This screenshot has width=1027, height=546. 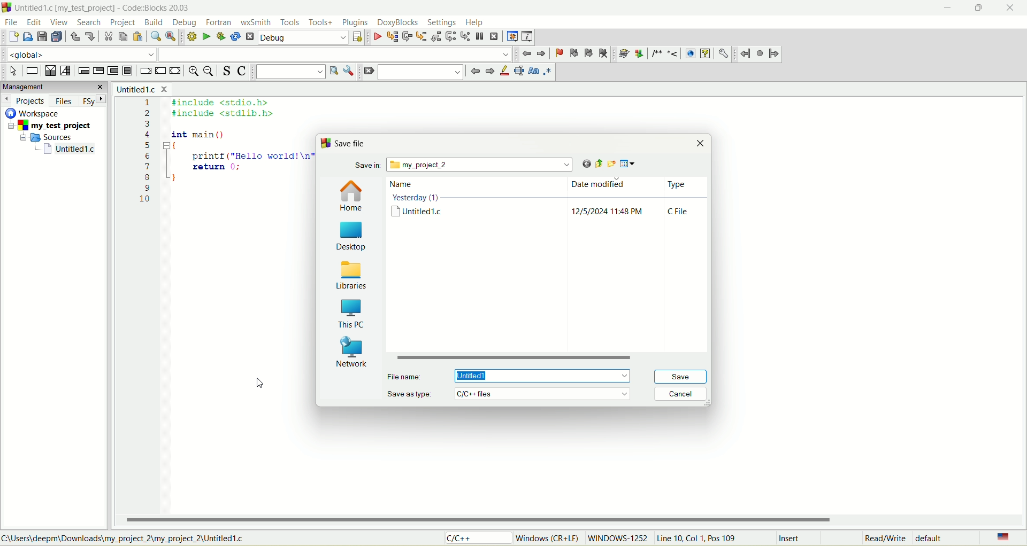 I want to click on blank space, so click(x=421, y=71).